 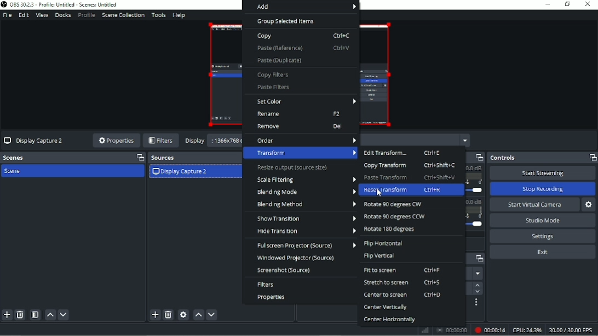 I want to click on Add, so click(x=301, y=7).